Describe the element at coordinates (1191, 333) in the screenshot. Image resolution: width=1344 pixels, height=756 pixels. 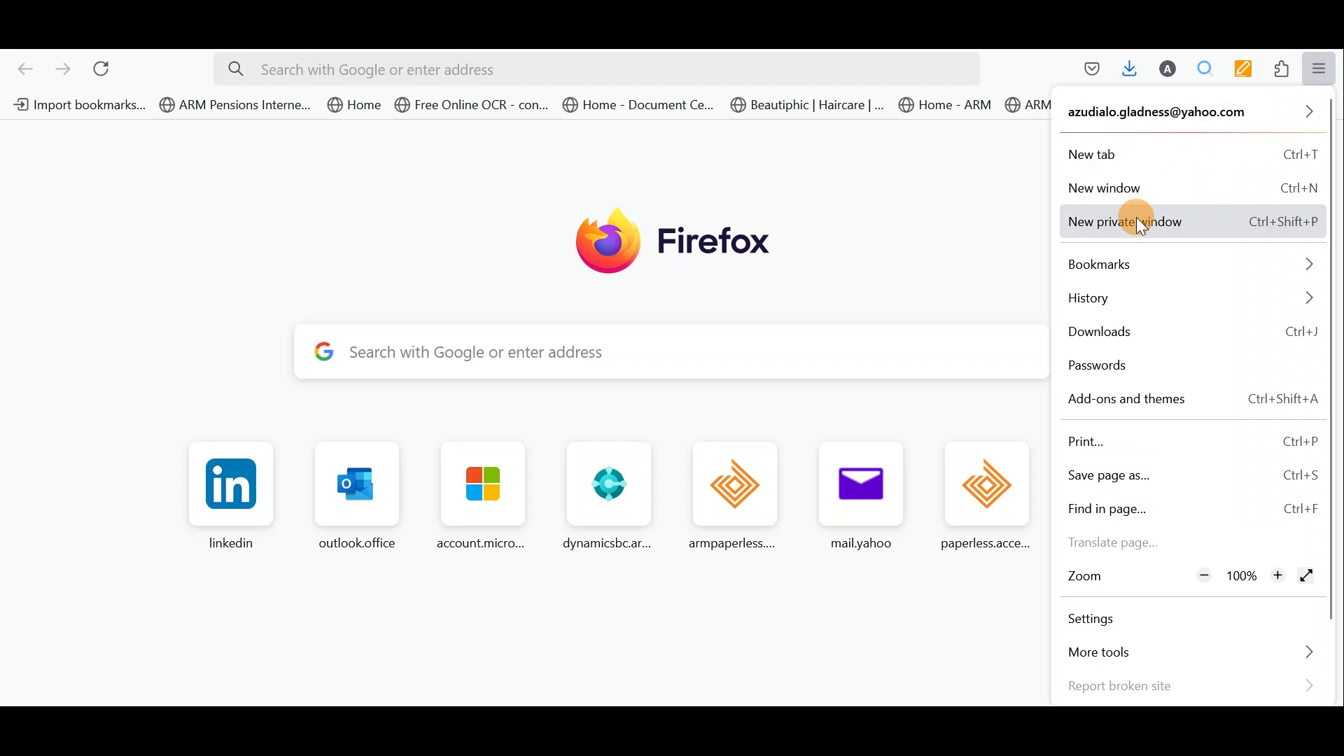
I see `Downloads` at that location.